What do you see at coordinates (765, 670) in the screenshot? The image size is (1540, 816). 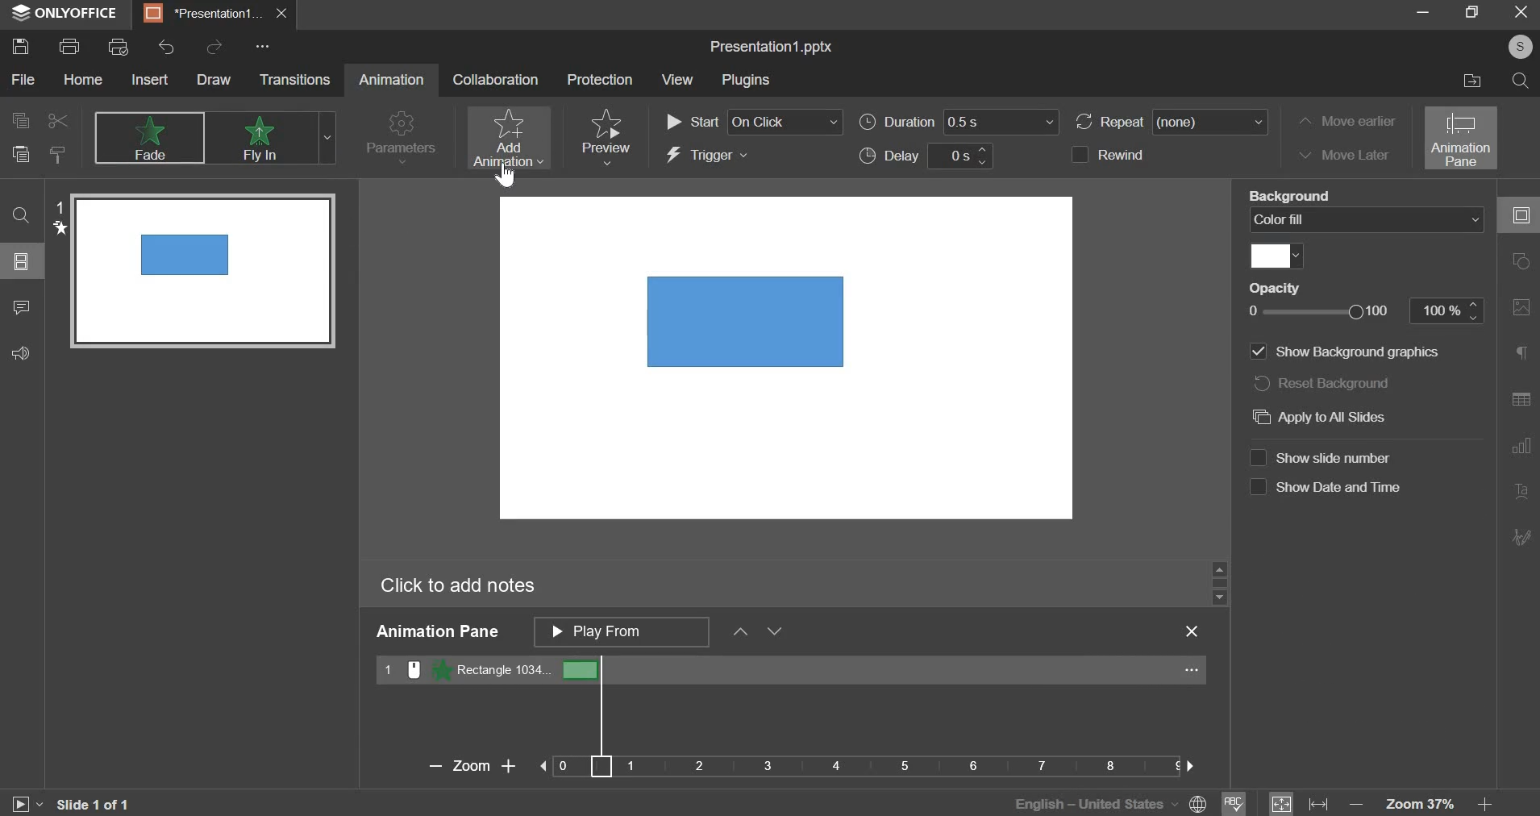 I see `rectangle 2014` at bounding box center [765, 670].